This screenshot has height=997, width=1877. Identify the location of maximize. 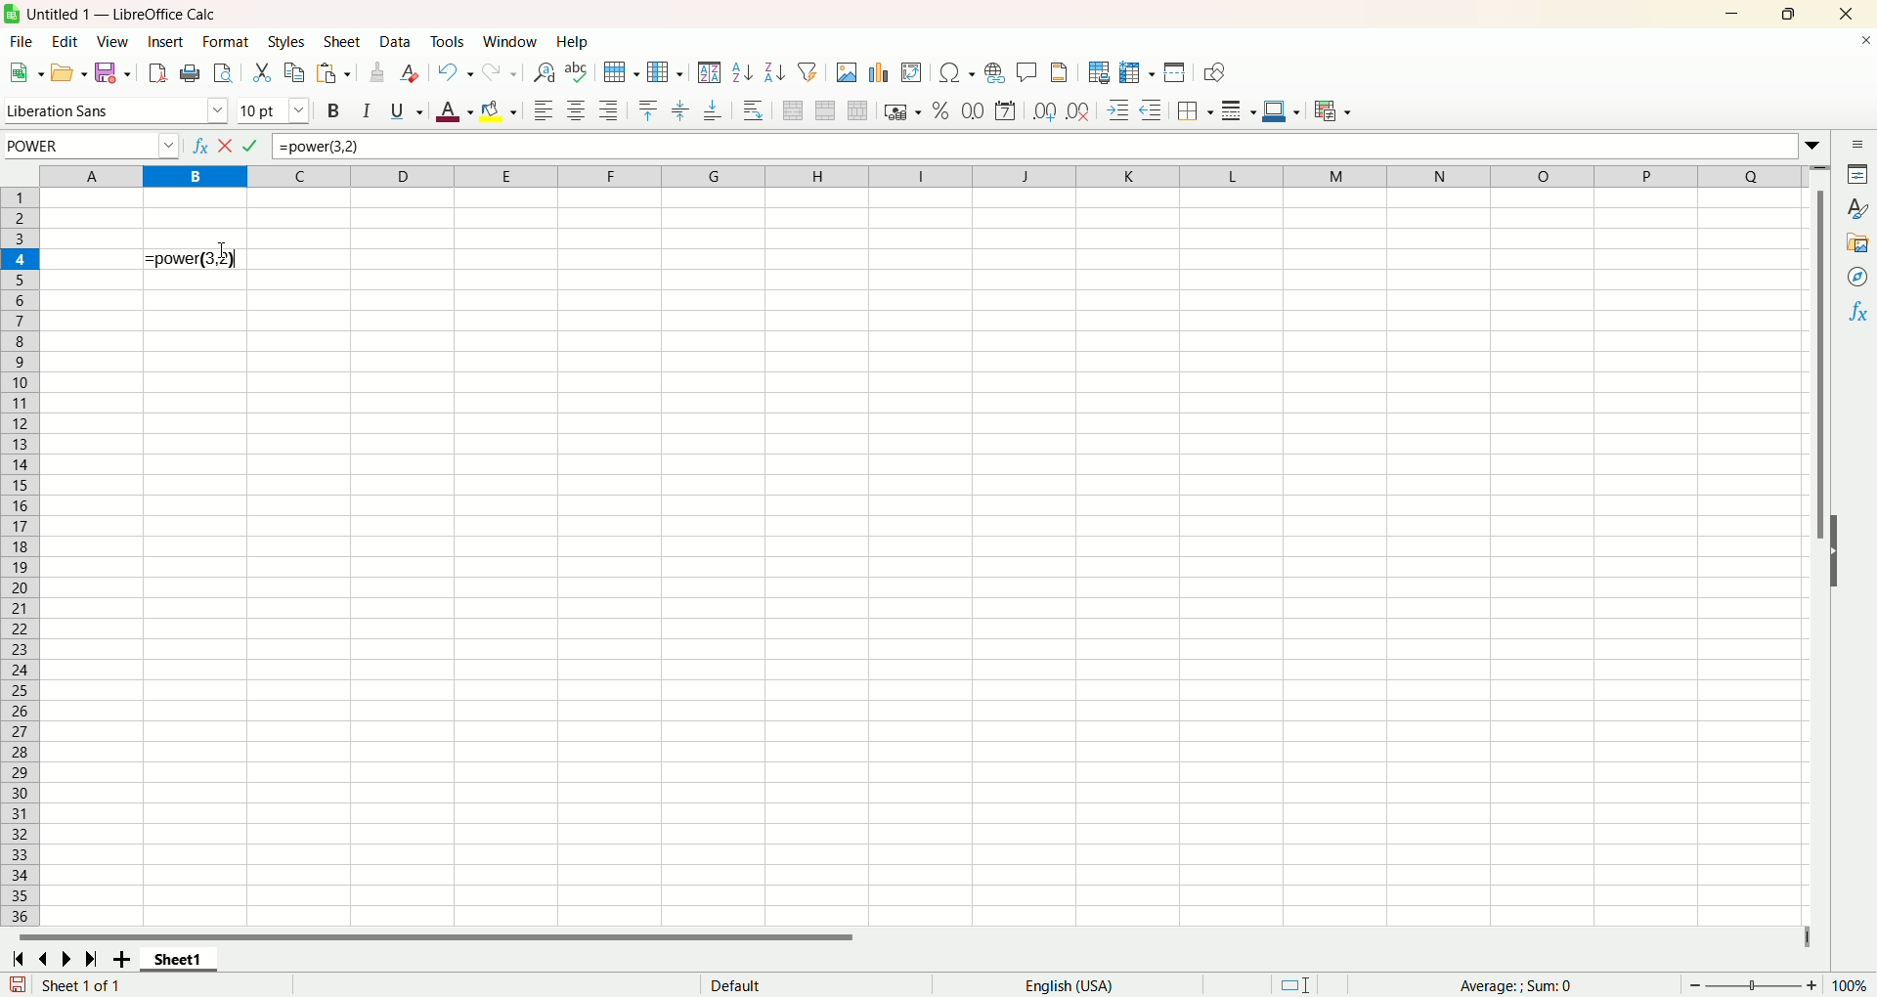
(1791, 15).